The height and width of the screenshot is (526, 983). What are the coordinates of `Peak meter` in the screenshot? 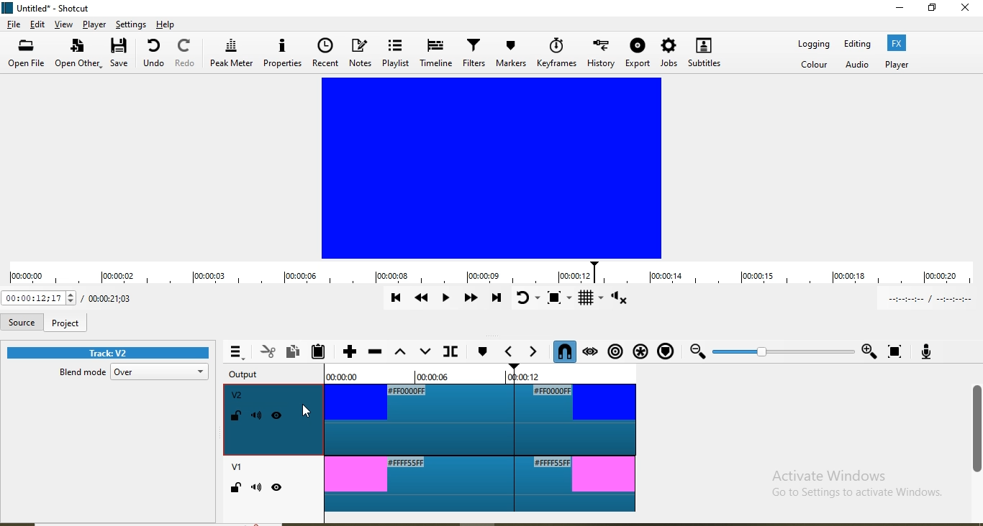 It's located at (231, 56).